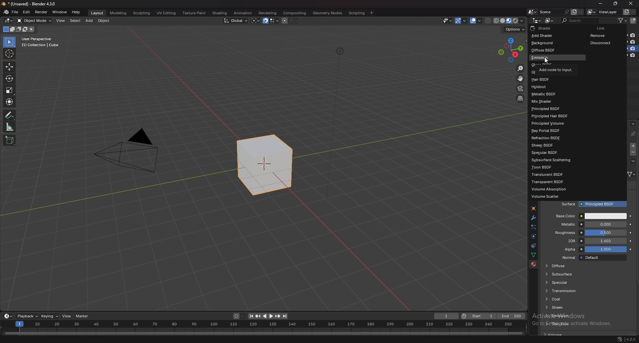 This screenshot has width=639, height=343. What do you see at coordinates (590, 224) in the screenshot?
I see `metallic` at bounding box center [590, 224].